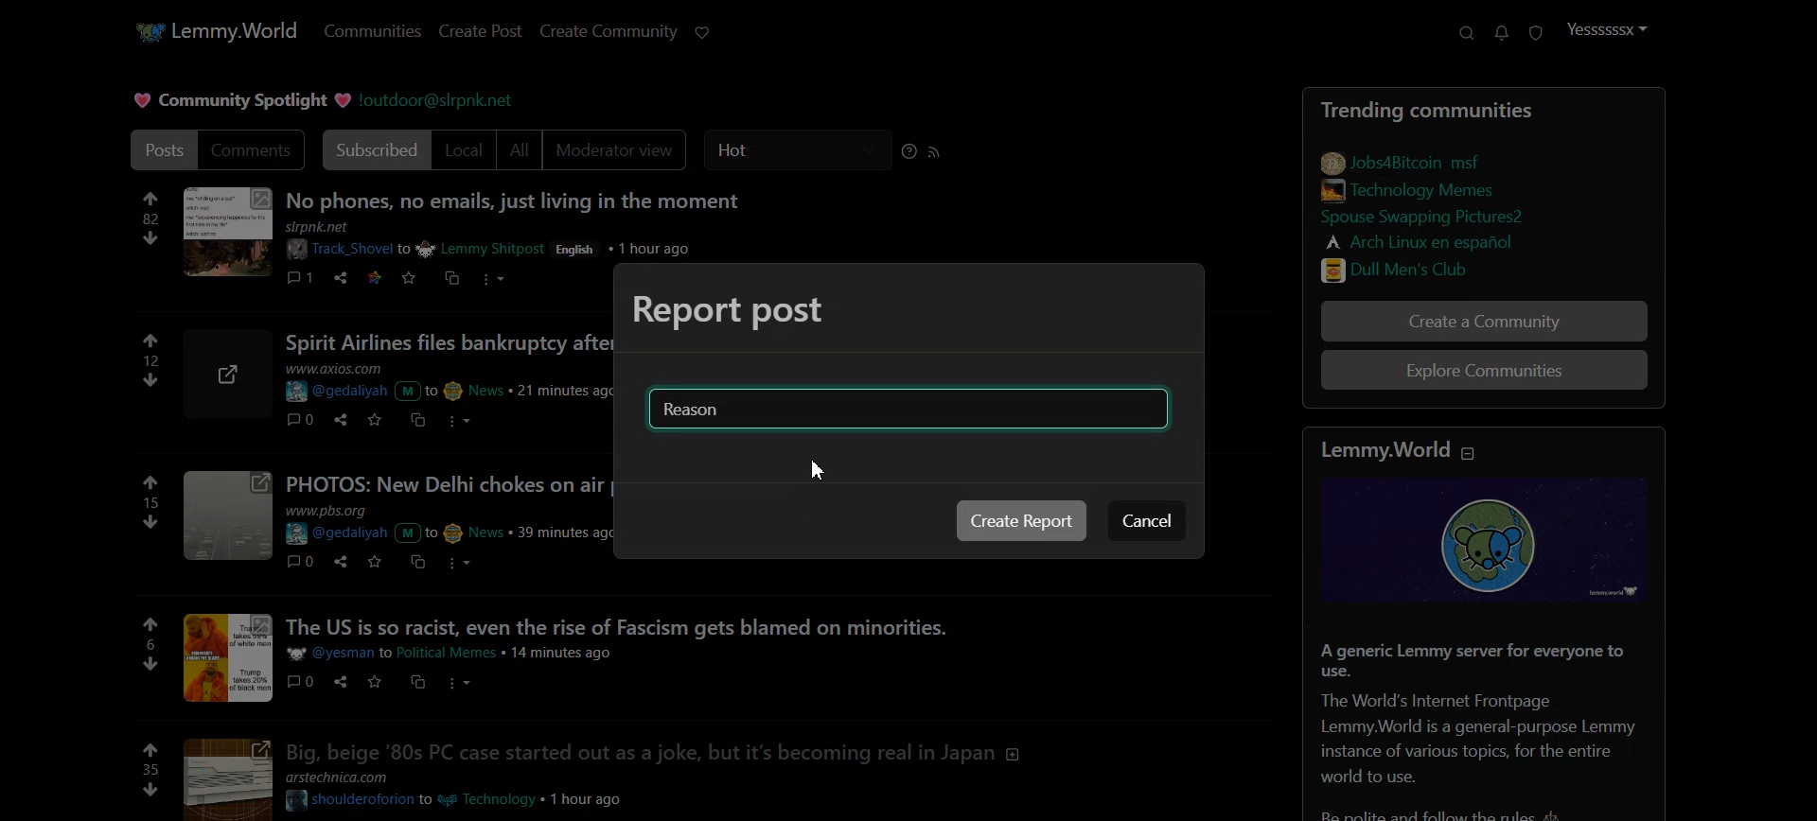 Image resolution: width=1817 pixels, height=821 pixels. What do you see at coordinates (1607, 30) in the screenshot?
I see `Profile` at bounding box center [1607, 30].